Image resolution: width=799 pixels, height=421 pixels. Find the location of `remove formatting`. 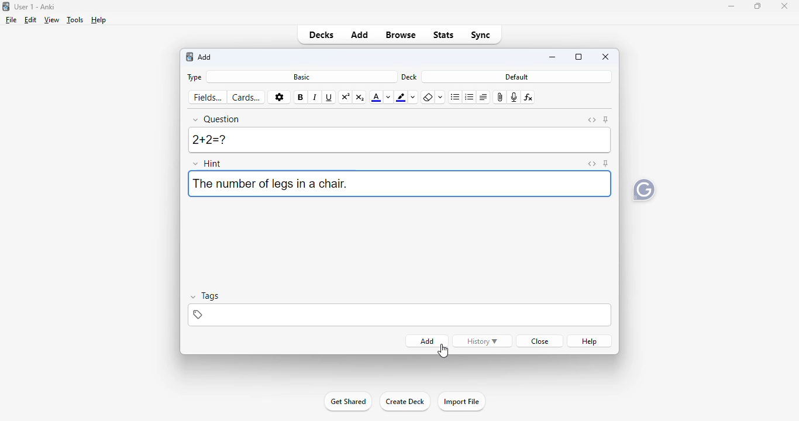

remove formatting is located at coordinates (429, 97).